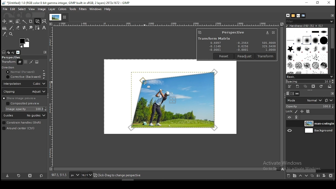 This screenshot has height=189, width=336. Describe the element at coordinates (25, 62) in the screenshot. I see `move layer` at that location.